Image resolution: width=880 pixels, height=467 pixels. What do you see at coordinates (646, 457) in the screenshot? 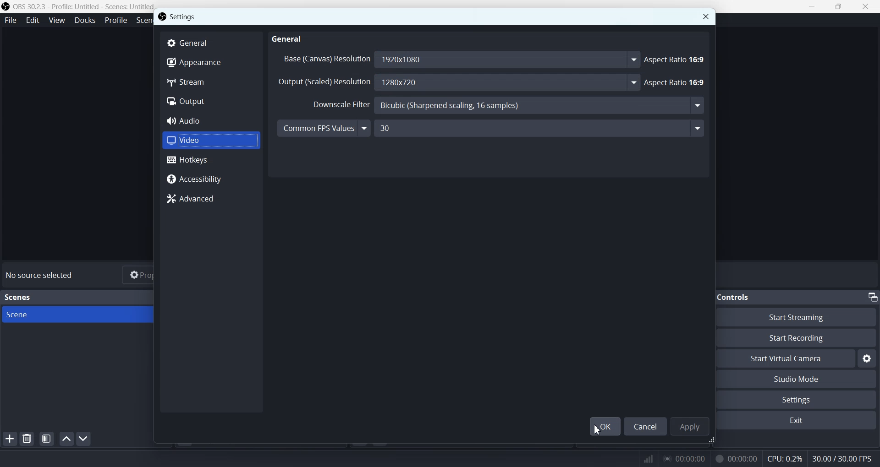
I see `network` at bounding box center [646, 457].